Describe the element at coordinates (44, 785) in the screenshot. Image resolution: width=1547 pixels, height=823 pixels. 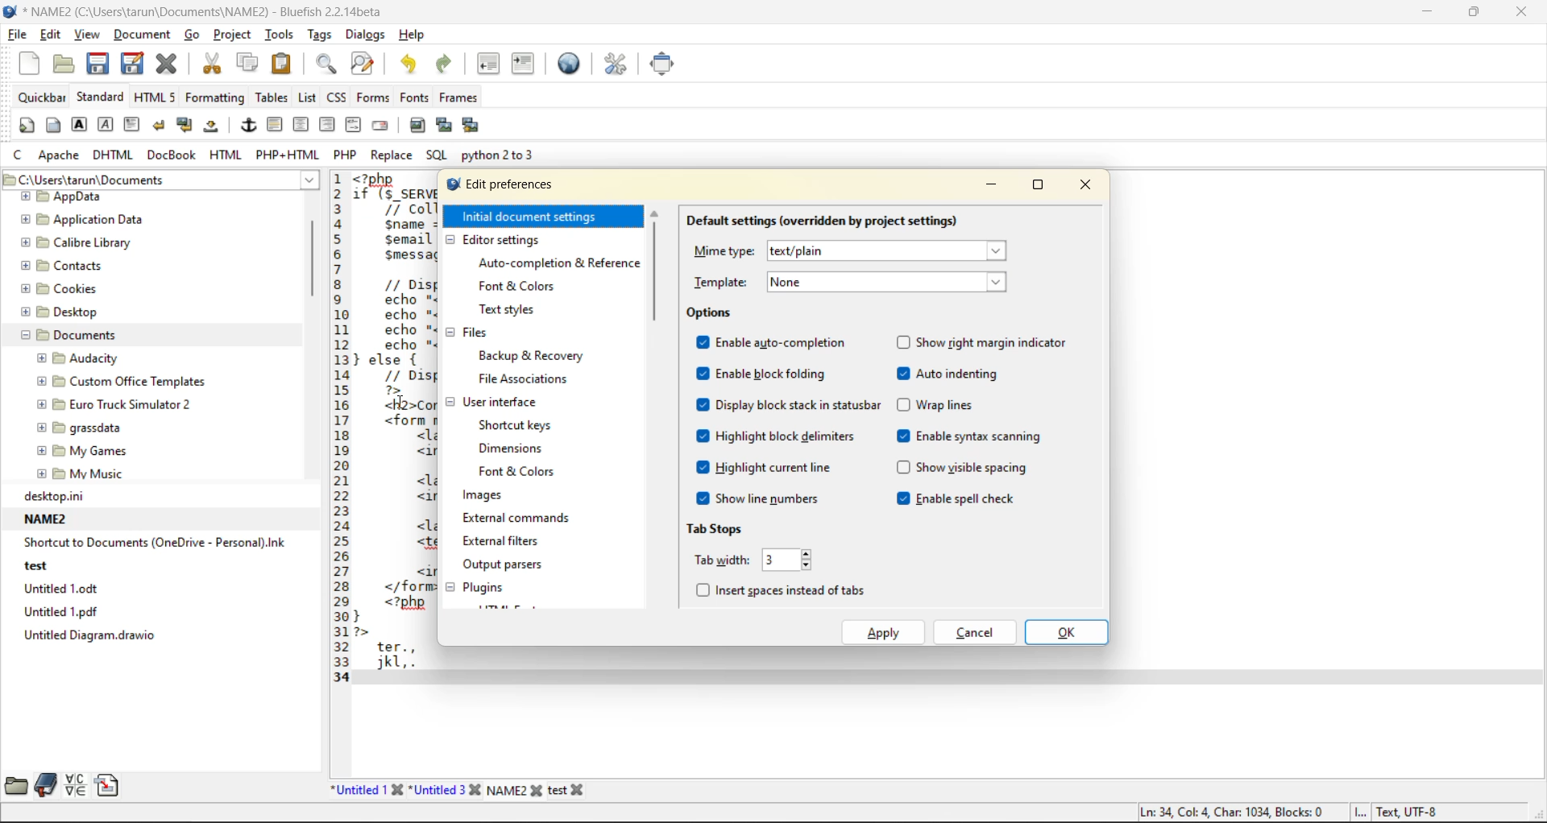
I see `bookmarks` at that location.